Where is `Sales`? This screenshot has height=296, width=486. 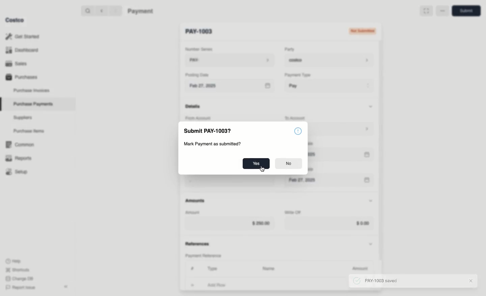 Sales is located at coordinates (19, 64).